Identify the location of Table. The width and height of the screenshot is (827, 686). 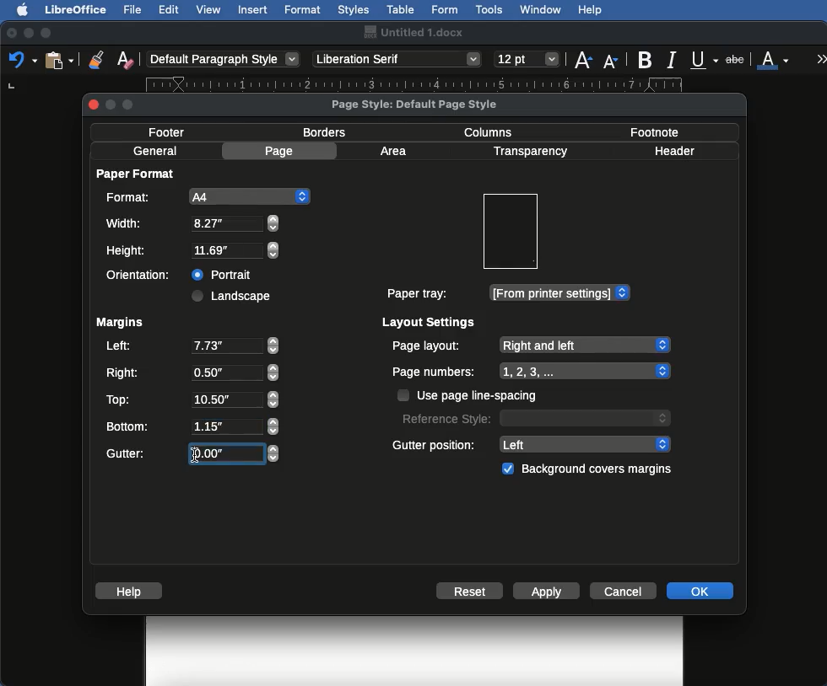
(401, 8).